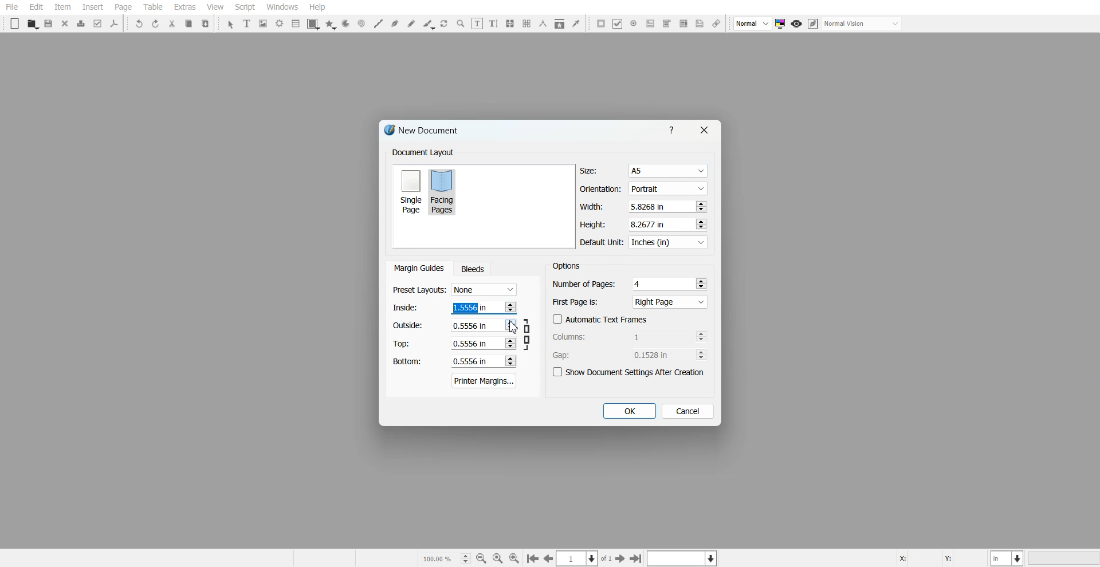 Image resolution: width=1100 pixels, height=567 pixels. Describe the element at coordinates (65, 23) in the screenshot. I see `Close` at that location.